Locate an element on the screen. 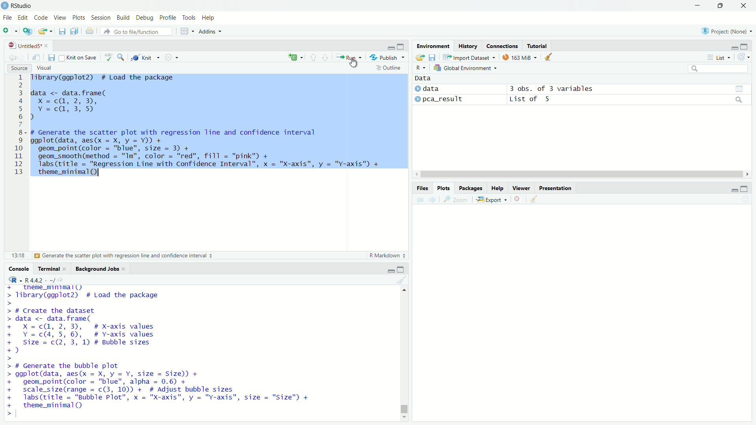 The width and height of the screenshot is (756, 425). Session is located at coordinates (100, 18).